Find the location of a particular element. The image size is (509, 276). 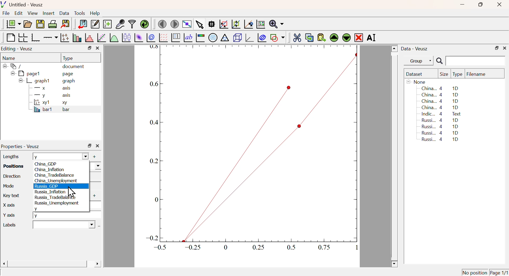

Search Input is located at coordinates (476, 60).